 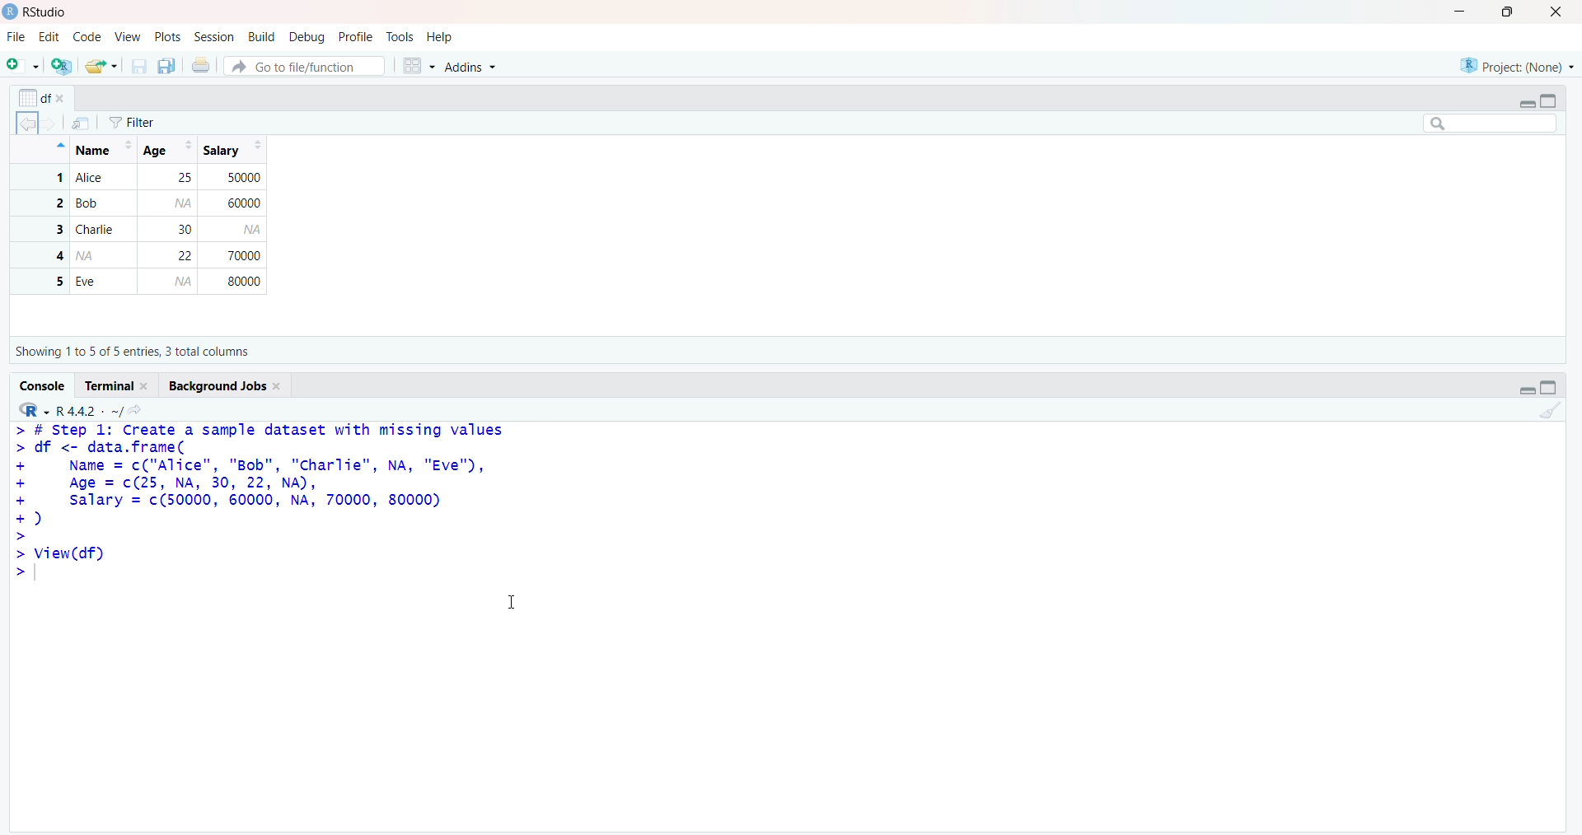 I want to click on Name, so click(x=100, y=147).